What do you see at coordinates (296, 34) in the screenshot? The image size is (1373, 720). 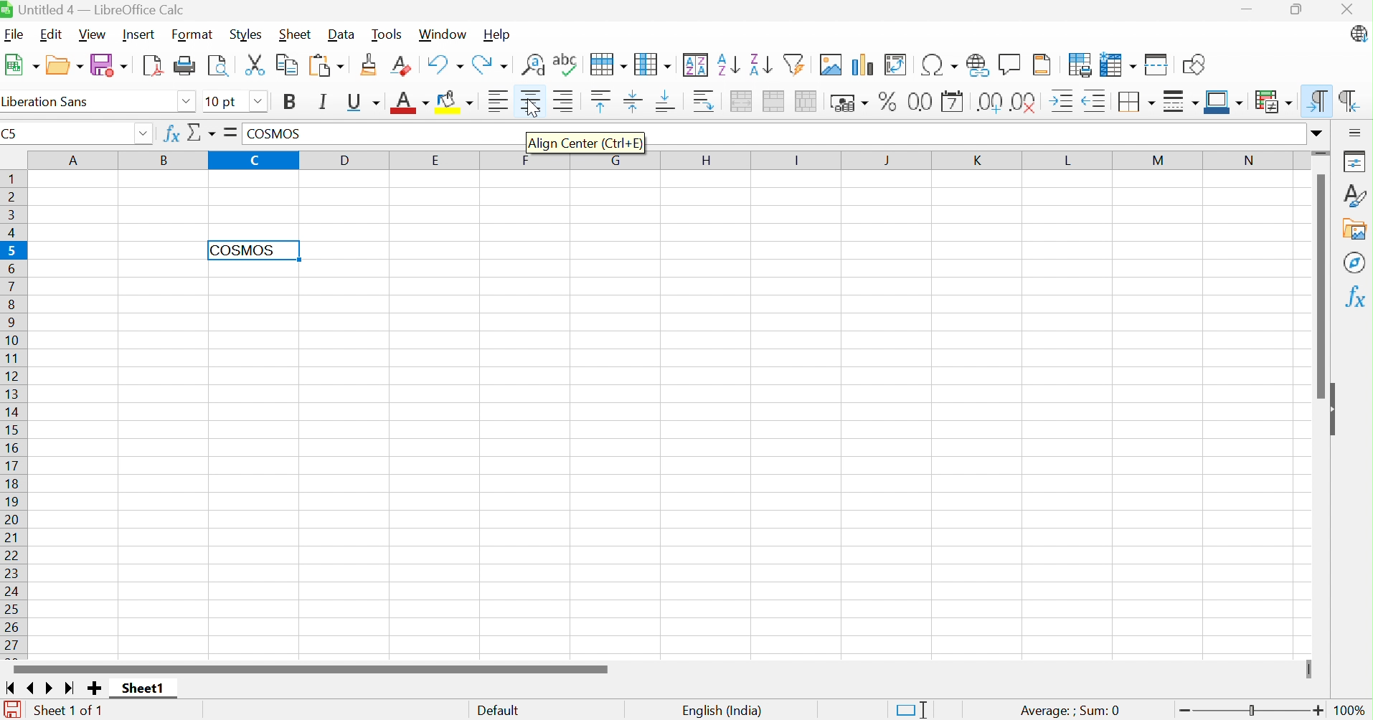 I see `Sheet` at bounding box center [296, 34].